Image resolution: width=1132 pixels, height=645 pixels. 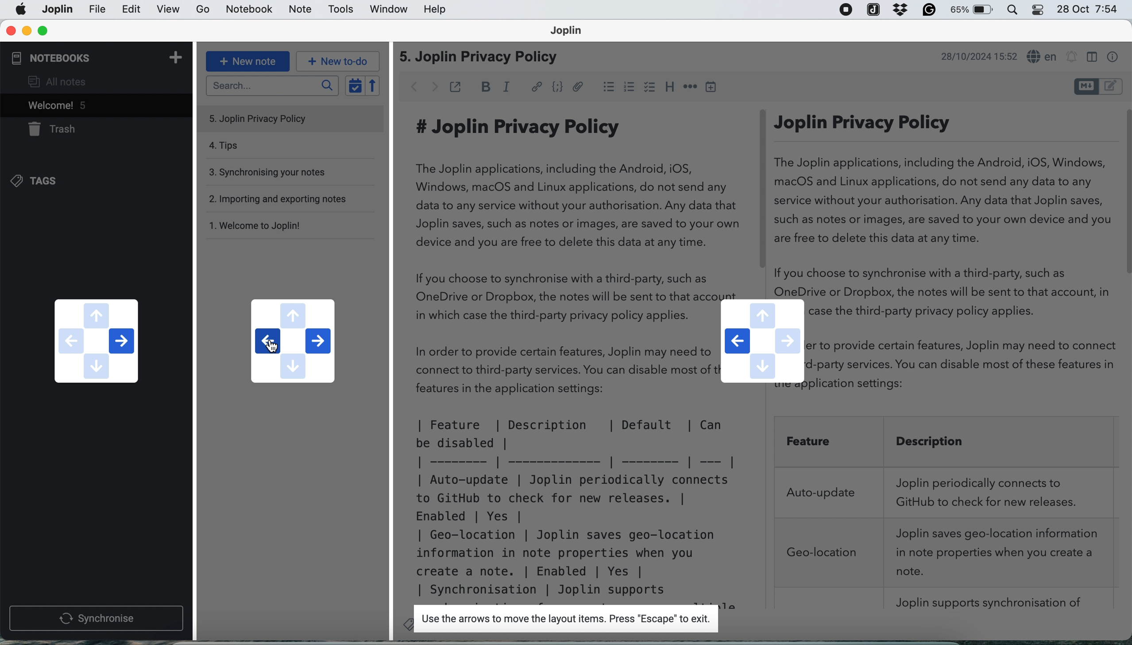 What do you see at coordinates (251, 10) in the screenshot?
I see `notebook` at bounding box center [251, 10].